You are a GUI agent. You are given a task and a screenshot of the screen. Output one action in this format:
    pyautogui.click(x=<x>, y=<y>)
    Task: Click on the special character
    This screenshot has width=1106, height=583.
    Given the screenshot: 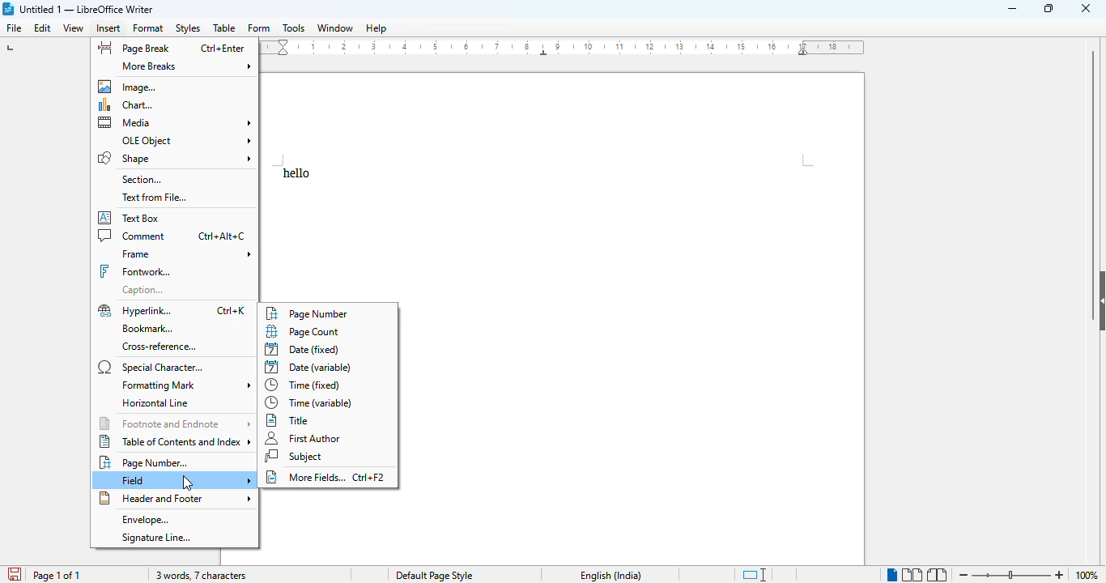 What is the action you would take?
    pyautogui.click(x=154, y=368)
    